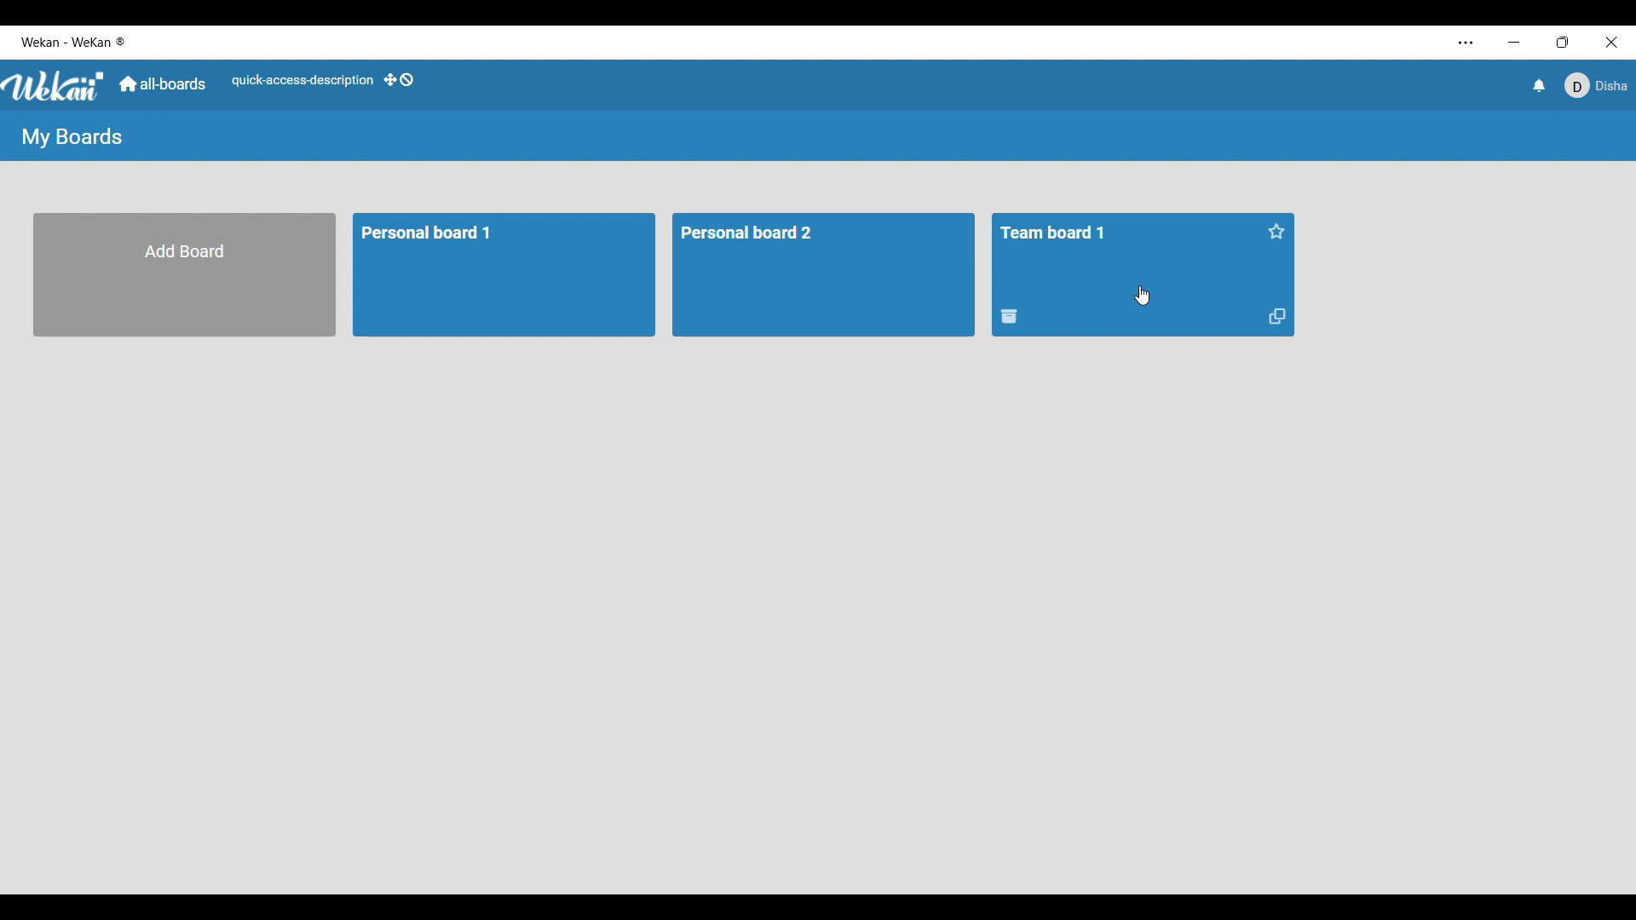 This screenshot has width=1636, height=920. I want to click on Minimize, so click(1514, 42).